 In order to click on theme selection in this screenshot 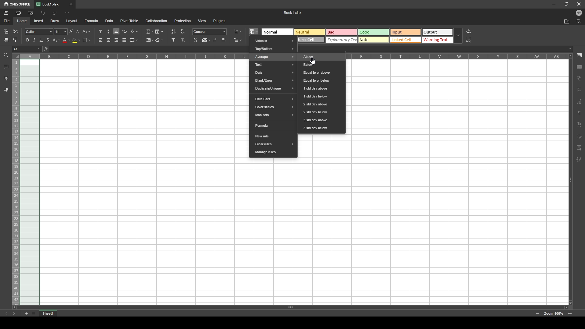, I will do `click(375, 36)`.